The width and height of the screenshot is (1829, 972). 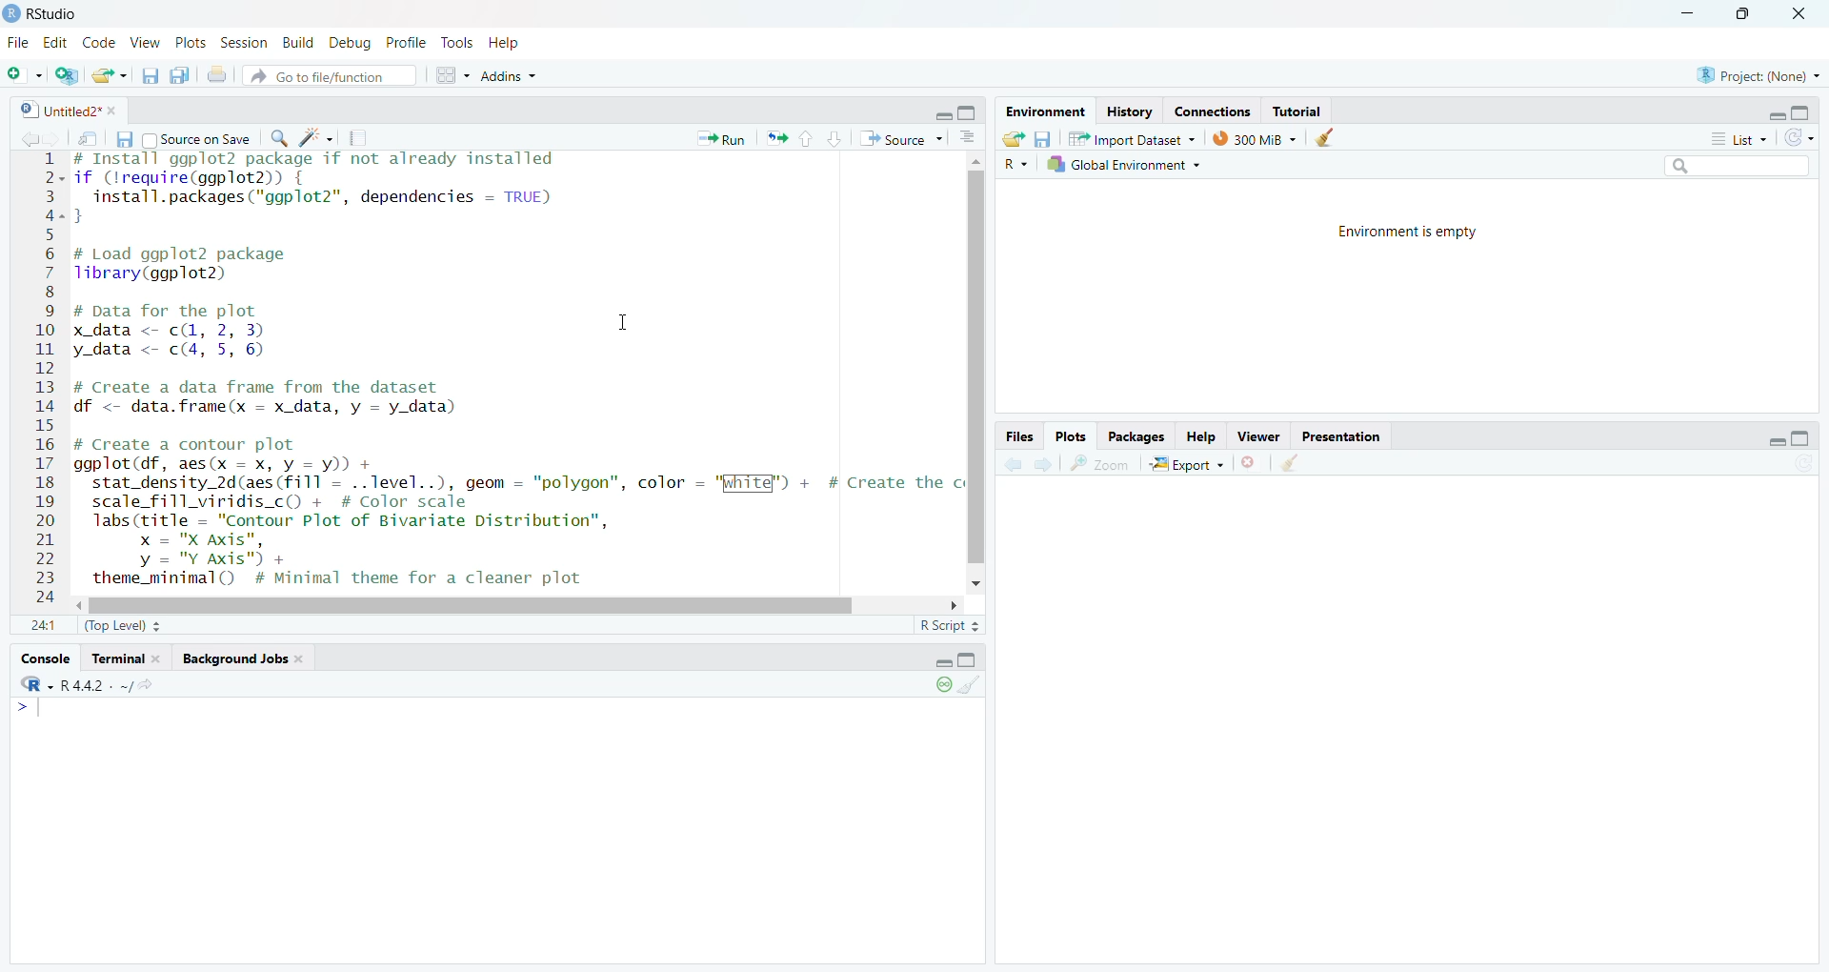 What do you see at coordinates (1099, 464) in the screenshot?
I see `zoom` at bounding box center [1099, 464].